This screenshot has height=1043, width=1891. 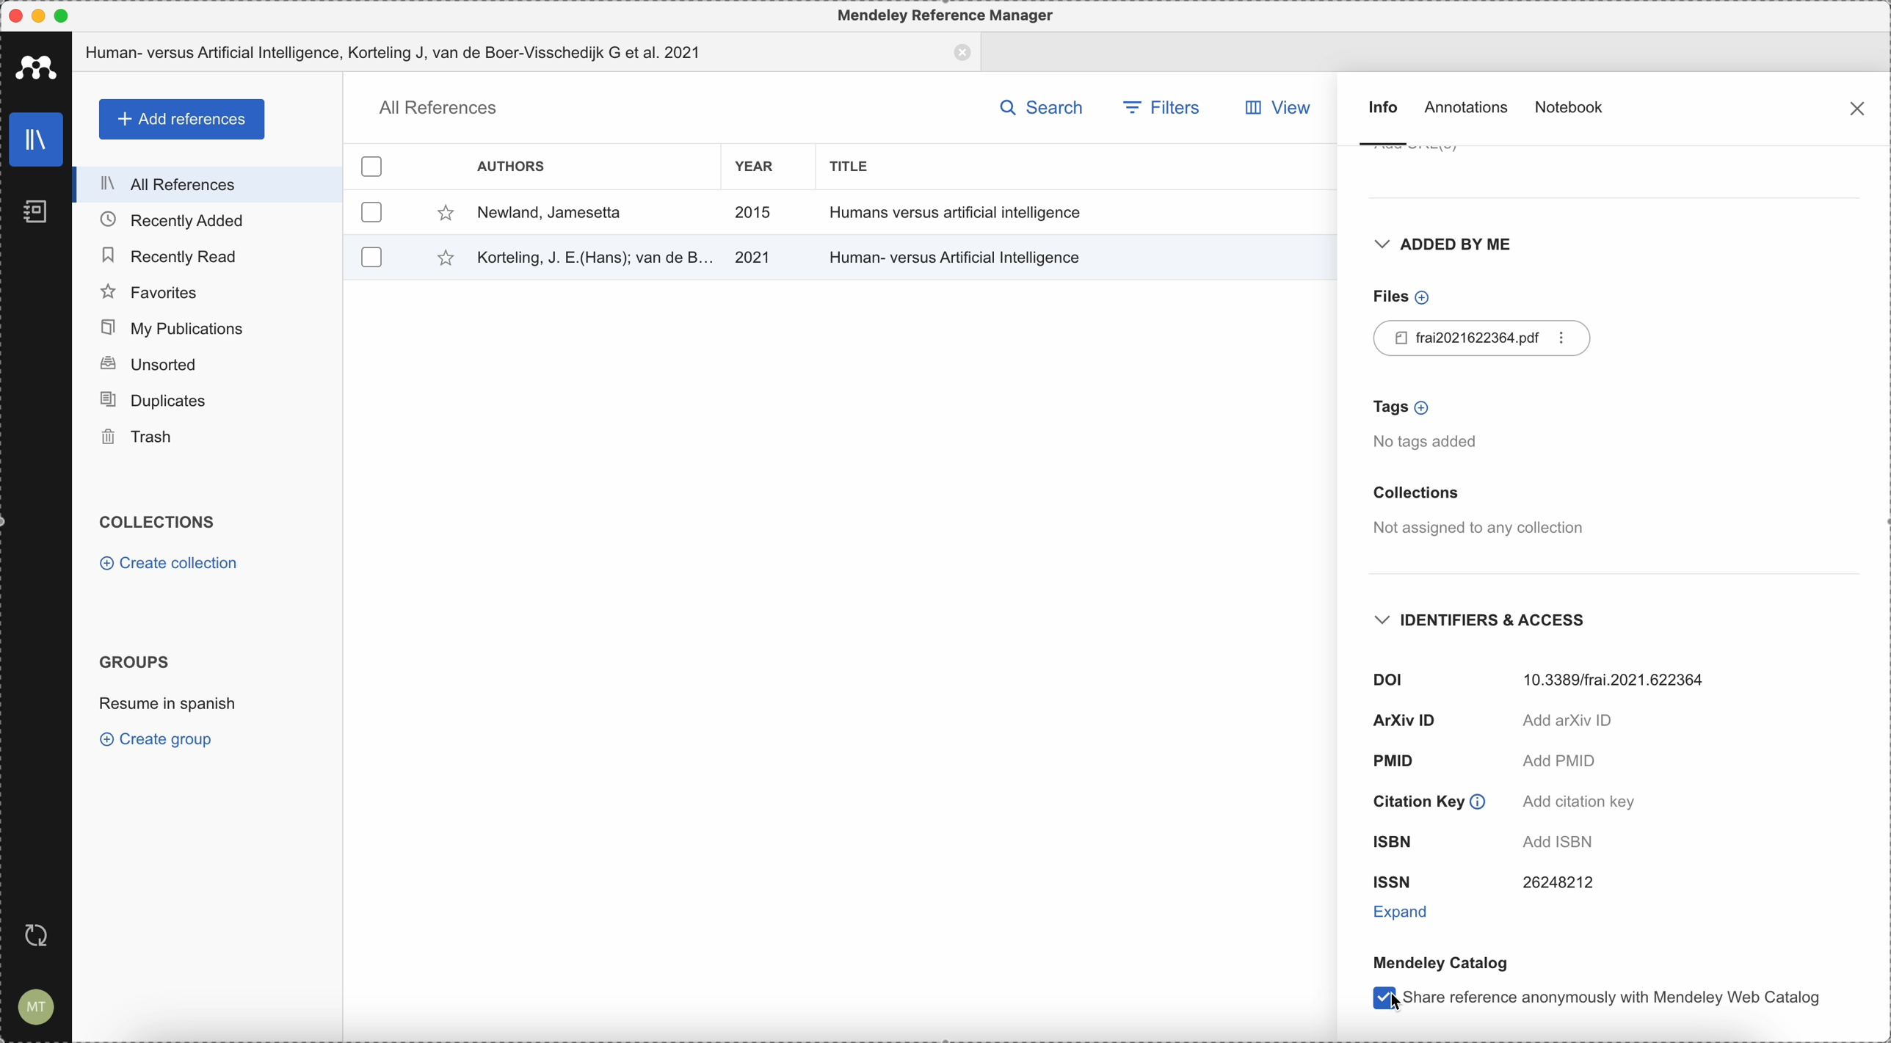 What do you see at coordinates (1160, 106) in the screenshot?
I see `filters` at bounding box center [1160, 106].